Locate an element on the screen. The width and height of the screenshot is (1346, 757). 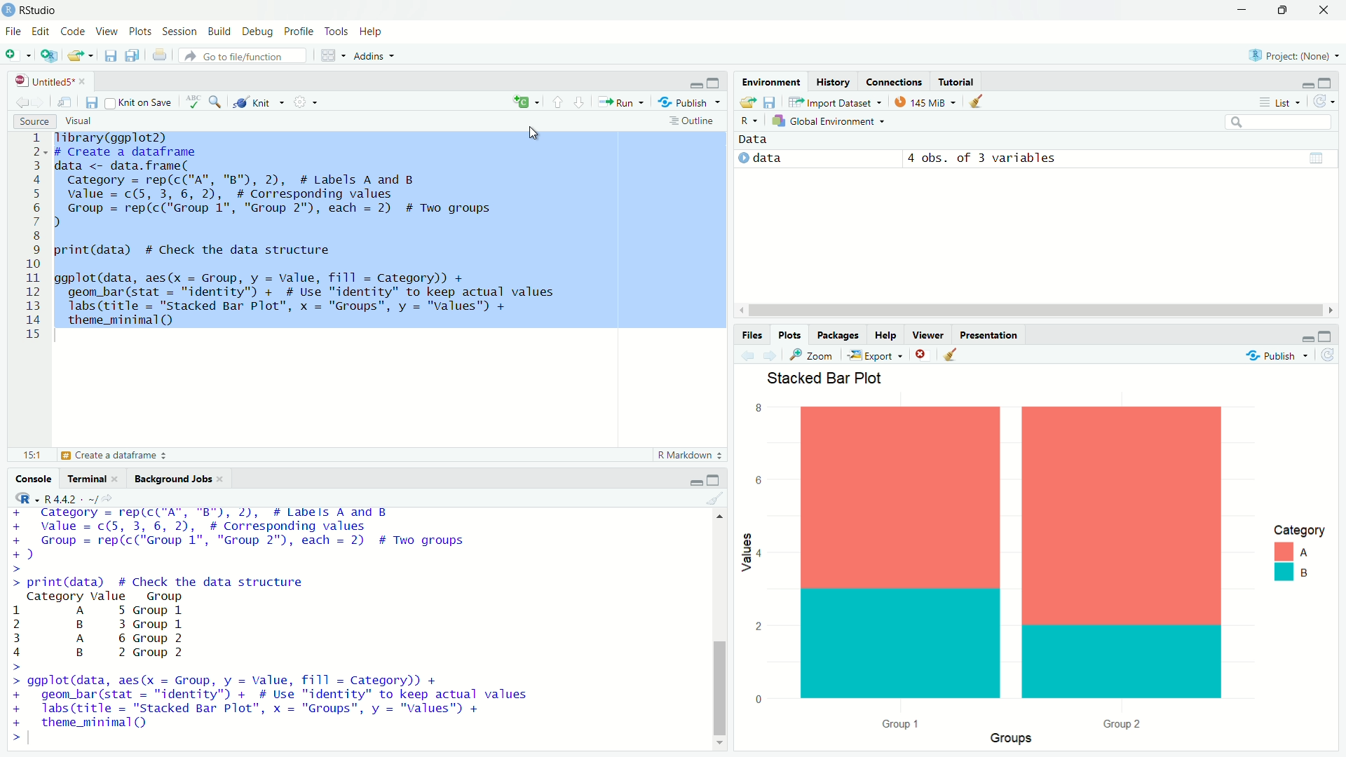
Clear console (Ctrl + L) is located at coordinates (977, 100).